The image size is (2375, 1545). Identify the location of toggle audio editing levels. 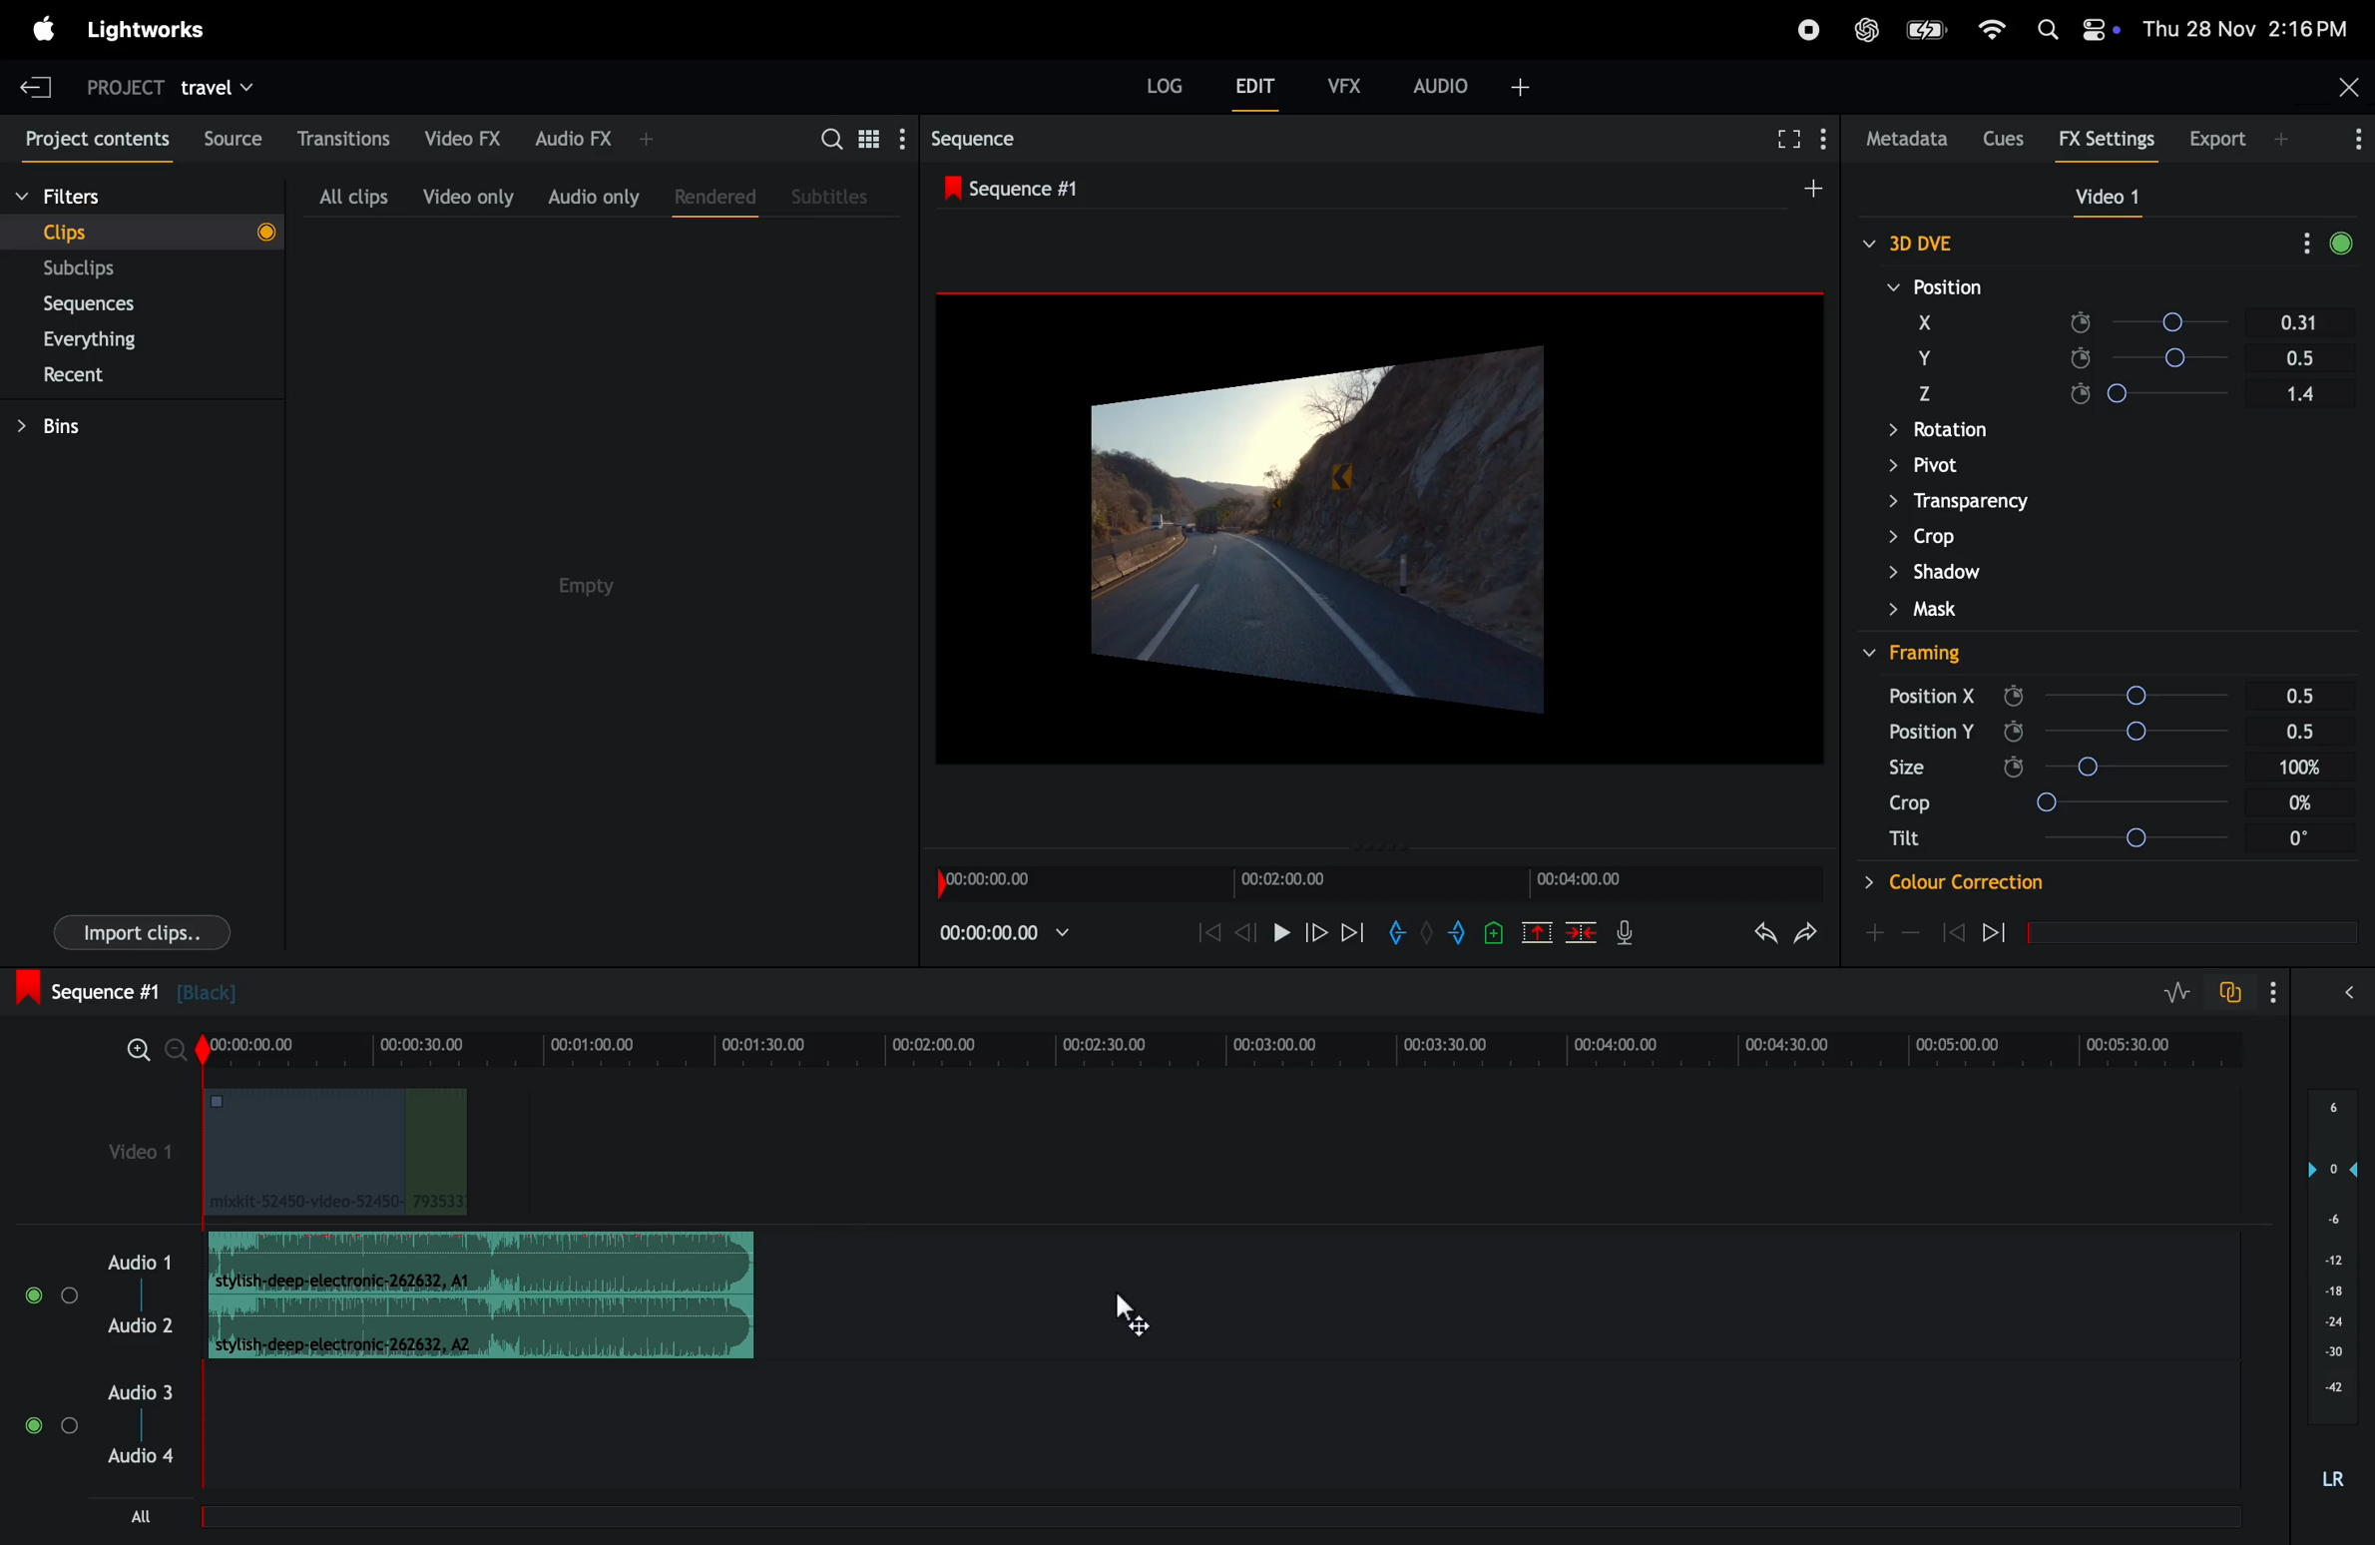
(2178, 993).